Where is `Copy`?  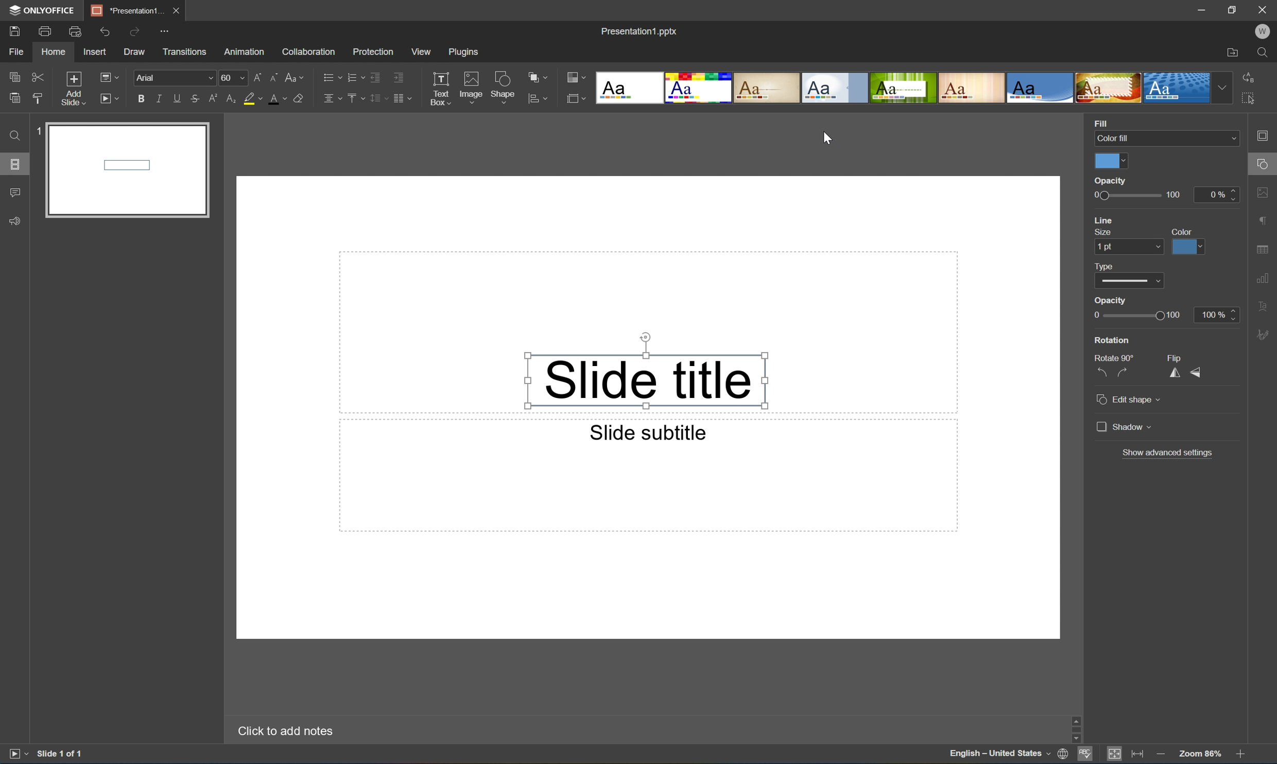
Copy is located at coordinates (15, 74).